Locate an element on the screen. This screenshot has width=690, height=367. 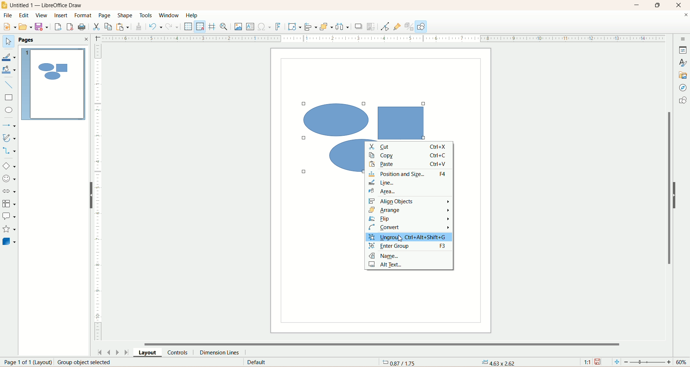
shapes is located at coordinates (682, 101).